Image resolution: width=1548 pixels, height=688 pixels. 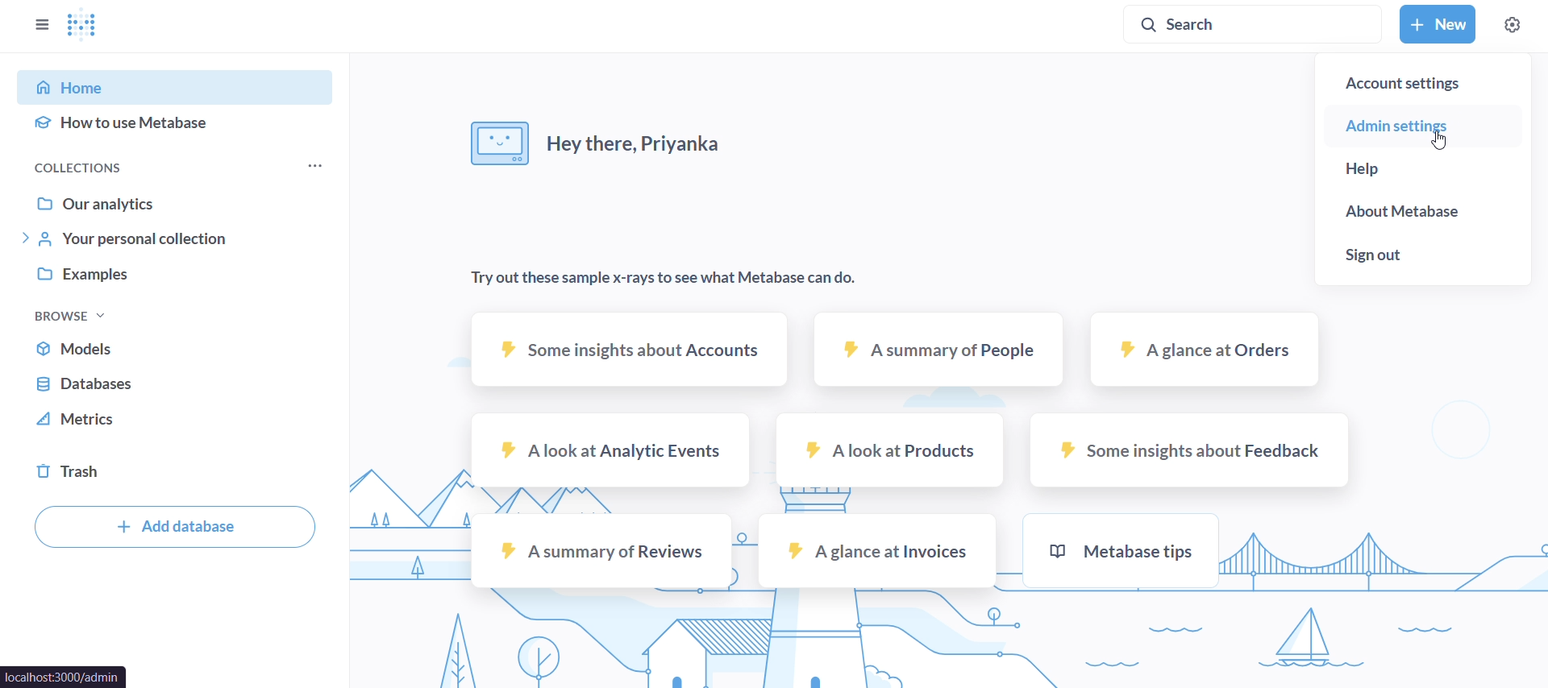 What do you see at coordinates (174, 424) in the screenshot?
I see `metrics` at bounding box center [174, 424].